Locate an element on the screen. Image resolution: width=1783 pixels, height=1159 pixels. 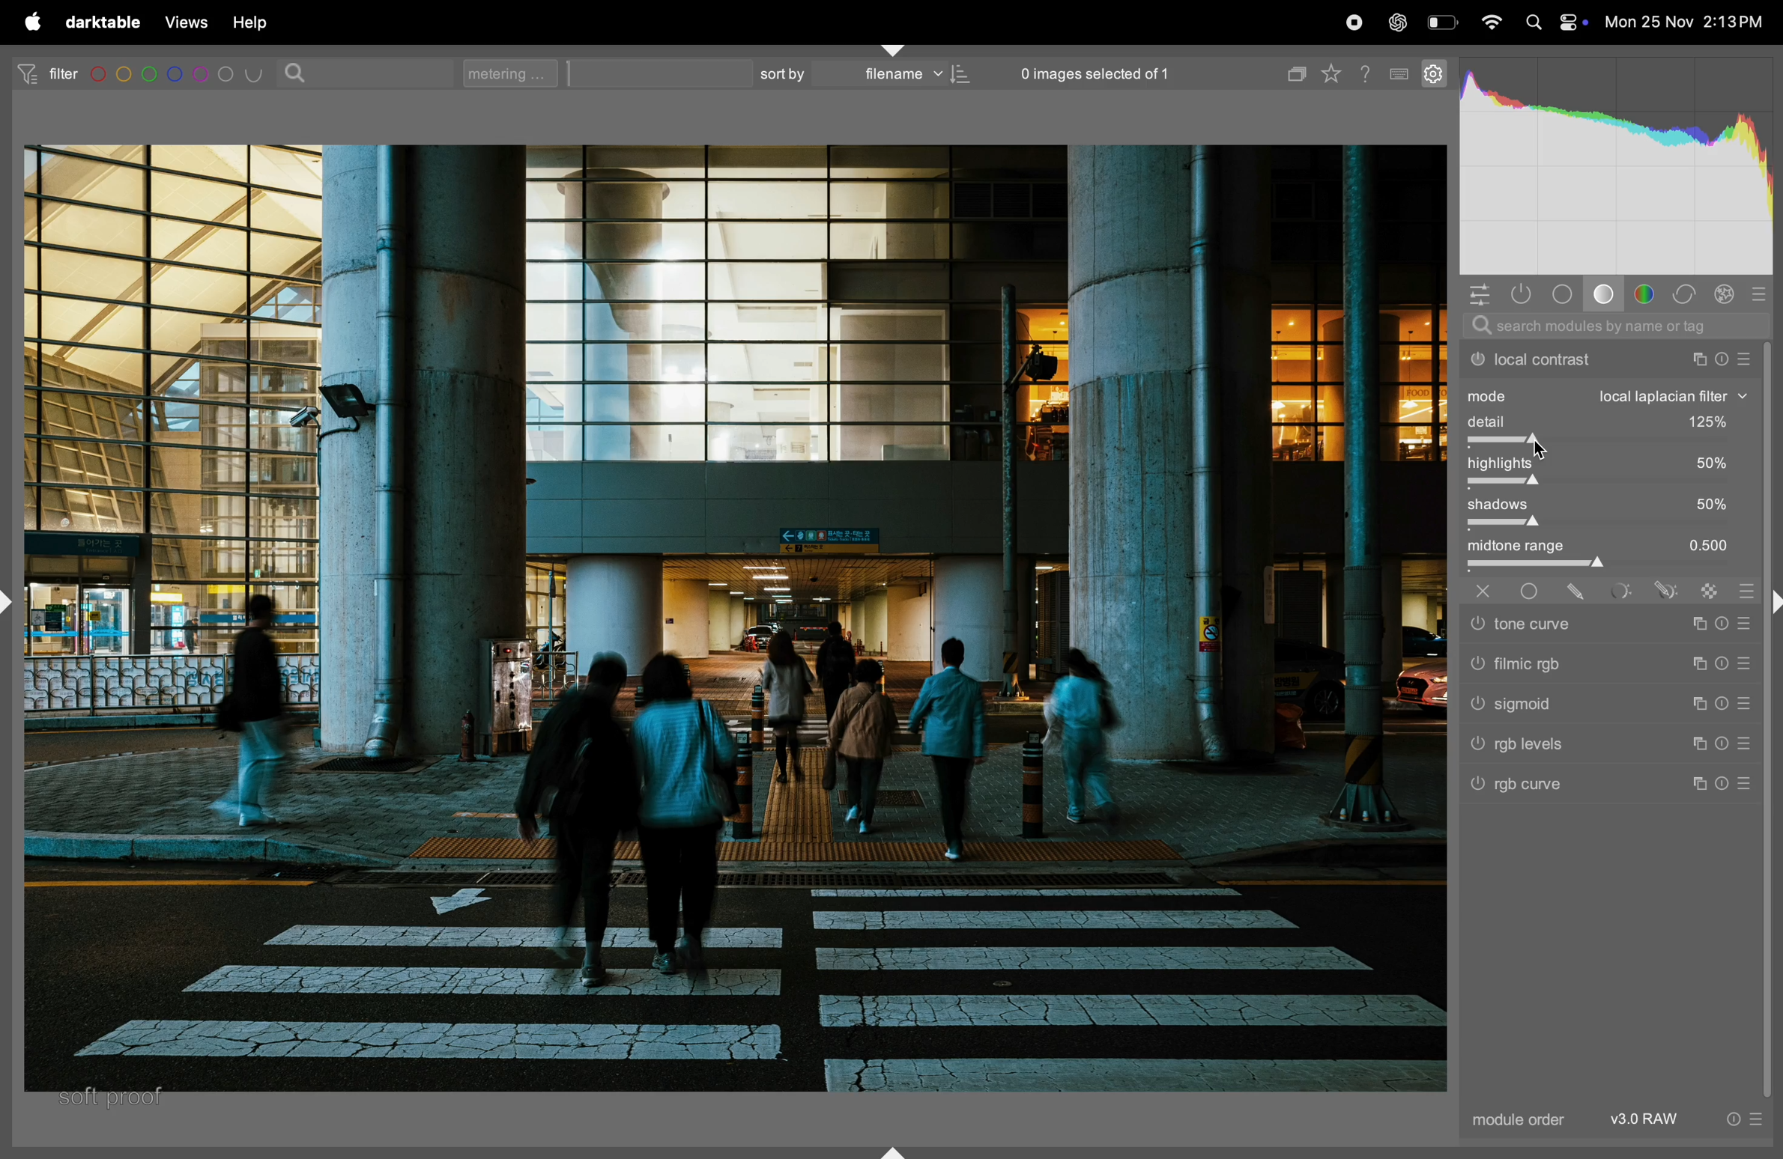
views is located at coordinates (183, 22).